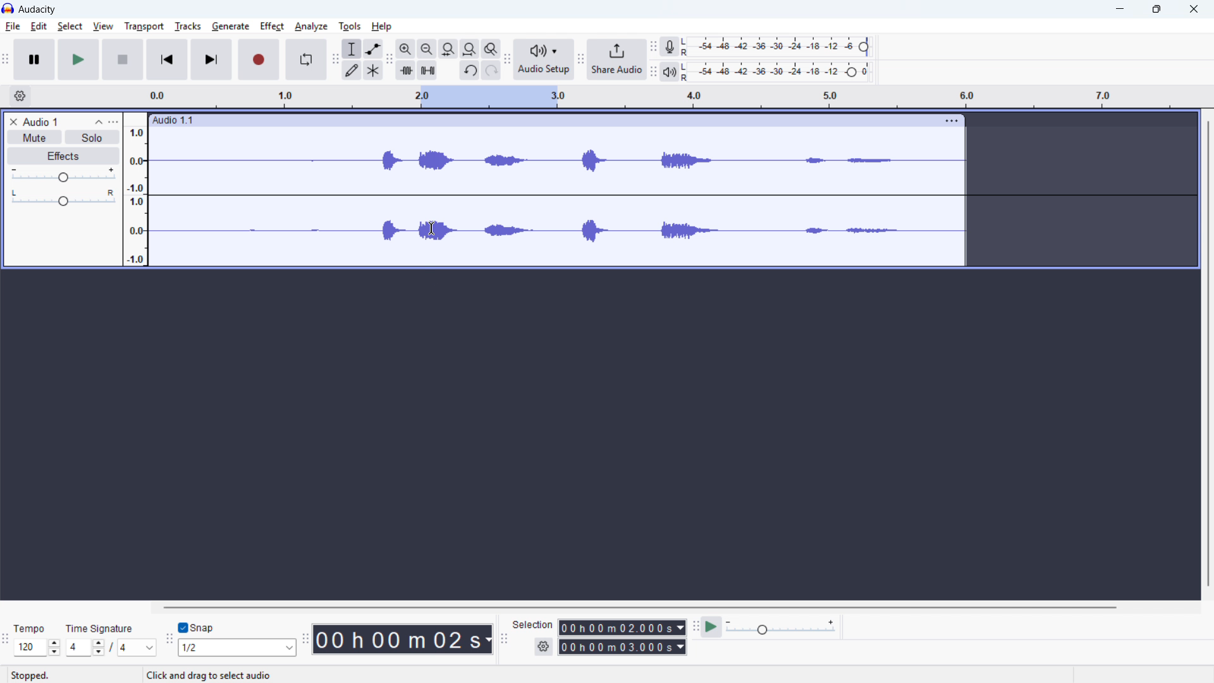 The width and height of the screenshot is (1214, 683). What do you see at coordinates (210, 675) in the screenshot?
I see `Click and drag to select audio` at bounding box center [210, 675].